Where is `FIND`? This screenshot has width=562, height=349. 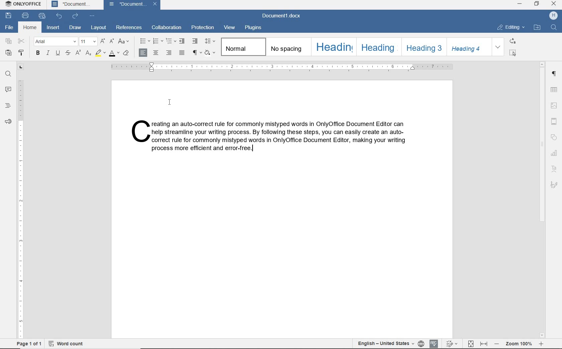
FIND is located at coordinates (8, 74).